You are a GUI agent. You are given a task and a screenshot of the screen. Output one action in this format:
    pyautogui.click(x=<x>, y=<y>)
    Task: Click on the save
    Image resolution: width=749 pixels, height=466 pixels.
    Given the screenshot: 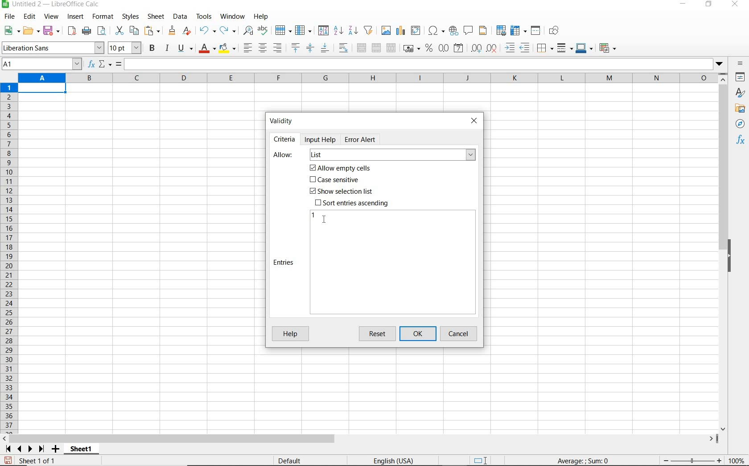 What is the action you would take?
    pyautogui.click(x=8, y=461)
    